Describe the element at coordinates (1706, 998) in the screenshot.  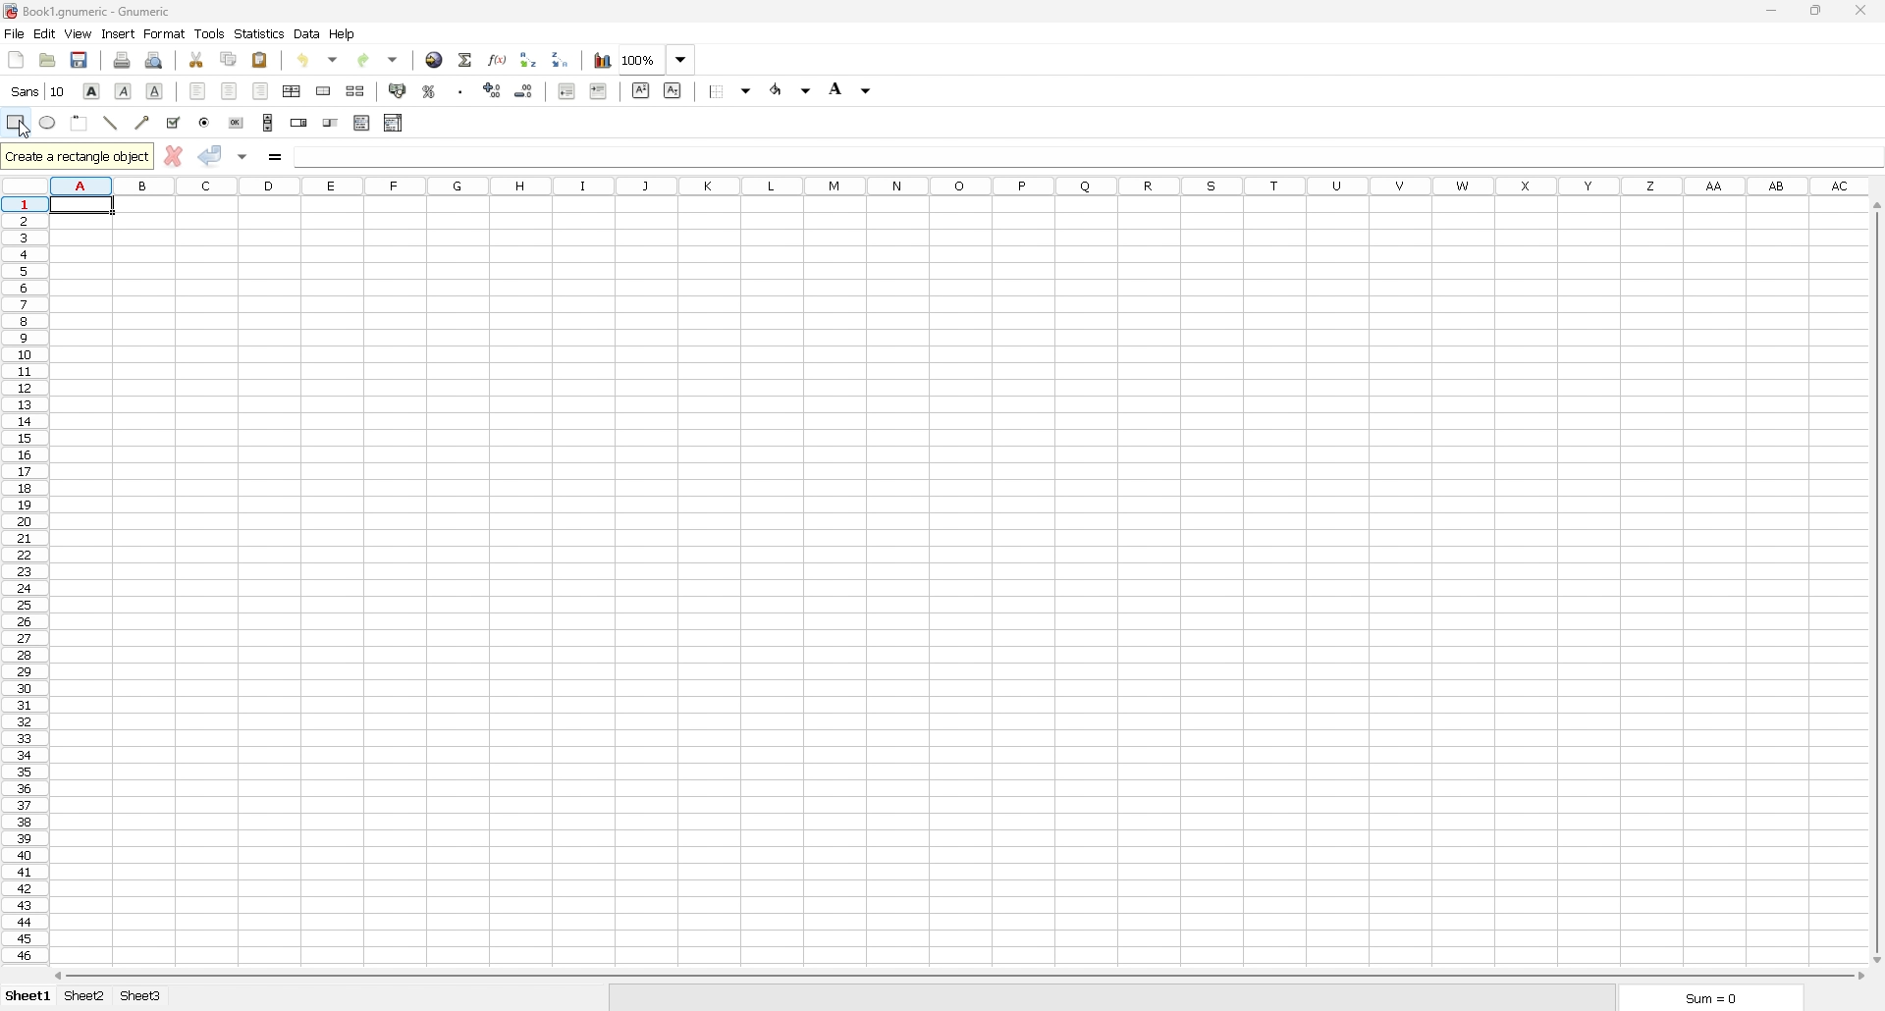
I see `sum` at that location.